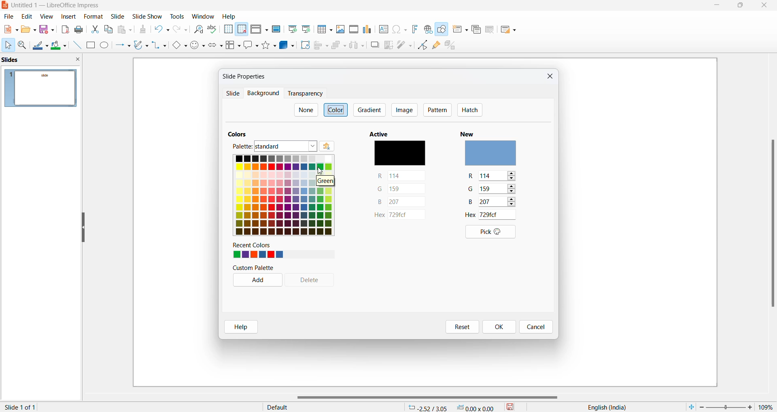 The width and height of the screenshot is (777, 412). Describe the element at coordinates (370, 109) in the screenshot. I see `gradient ` at that location.